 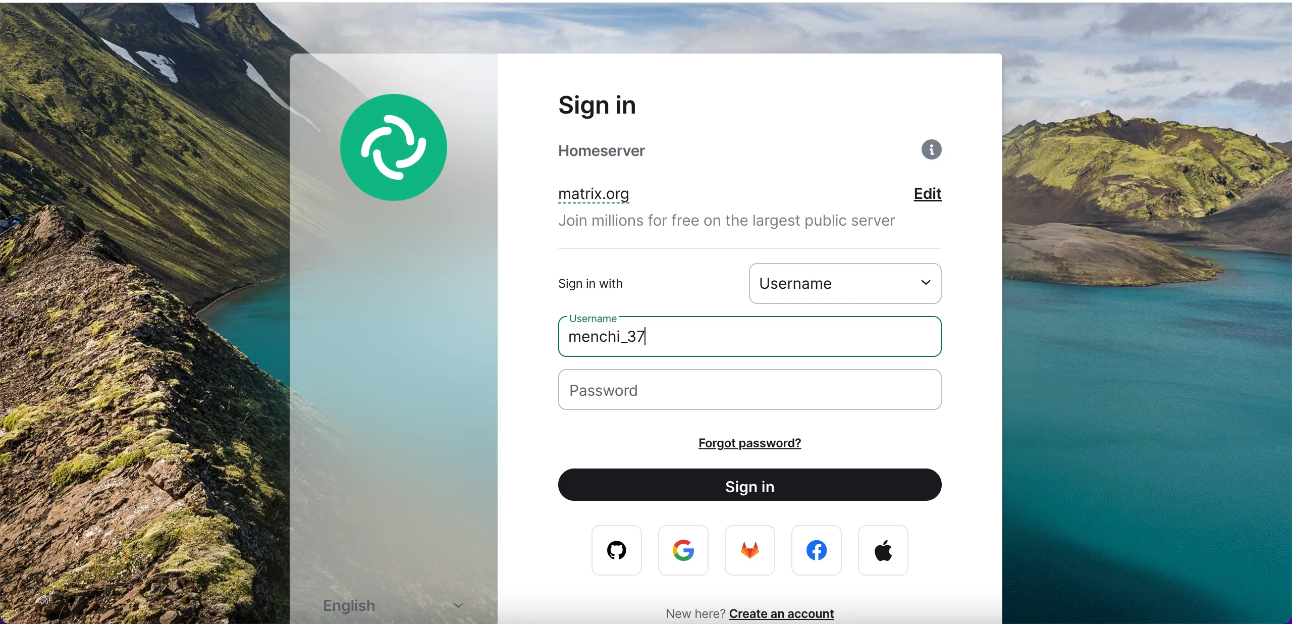 I want to click on sign in with, so click(x=623, y=283).